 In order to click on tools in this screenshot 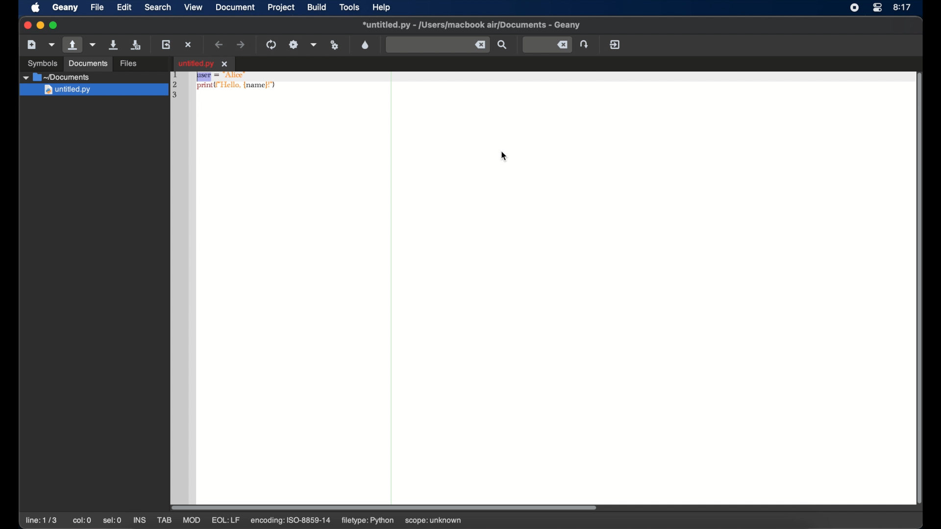, I will do `click(350, 6)`.